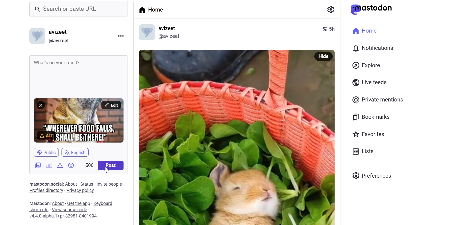  What do you see at coordinates (104, 203) in the screenshot?
I see `keyboard` at bounding box center [104, 203].